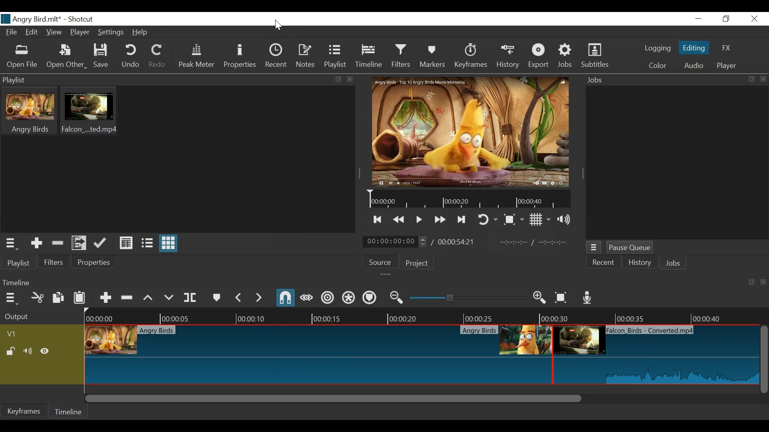 The width and height of the screenshot is (769, 432). I want to click on Close, so click(754, 18).